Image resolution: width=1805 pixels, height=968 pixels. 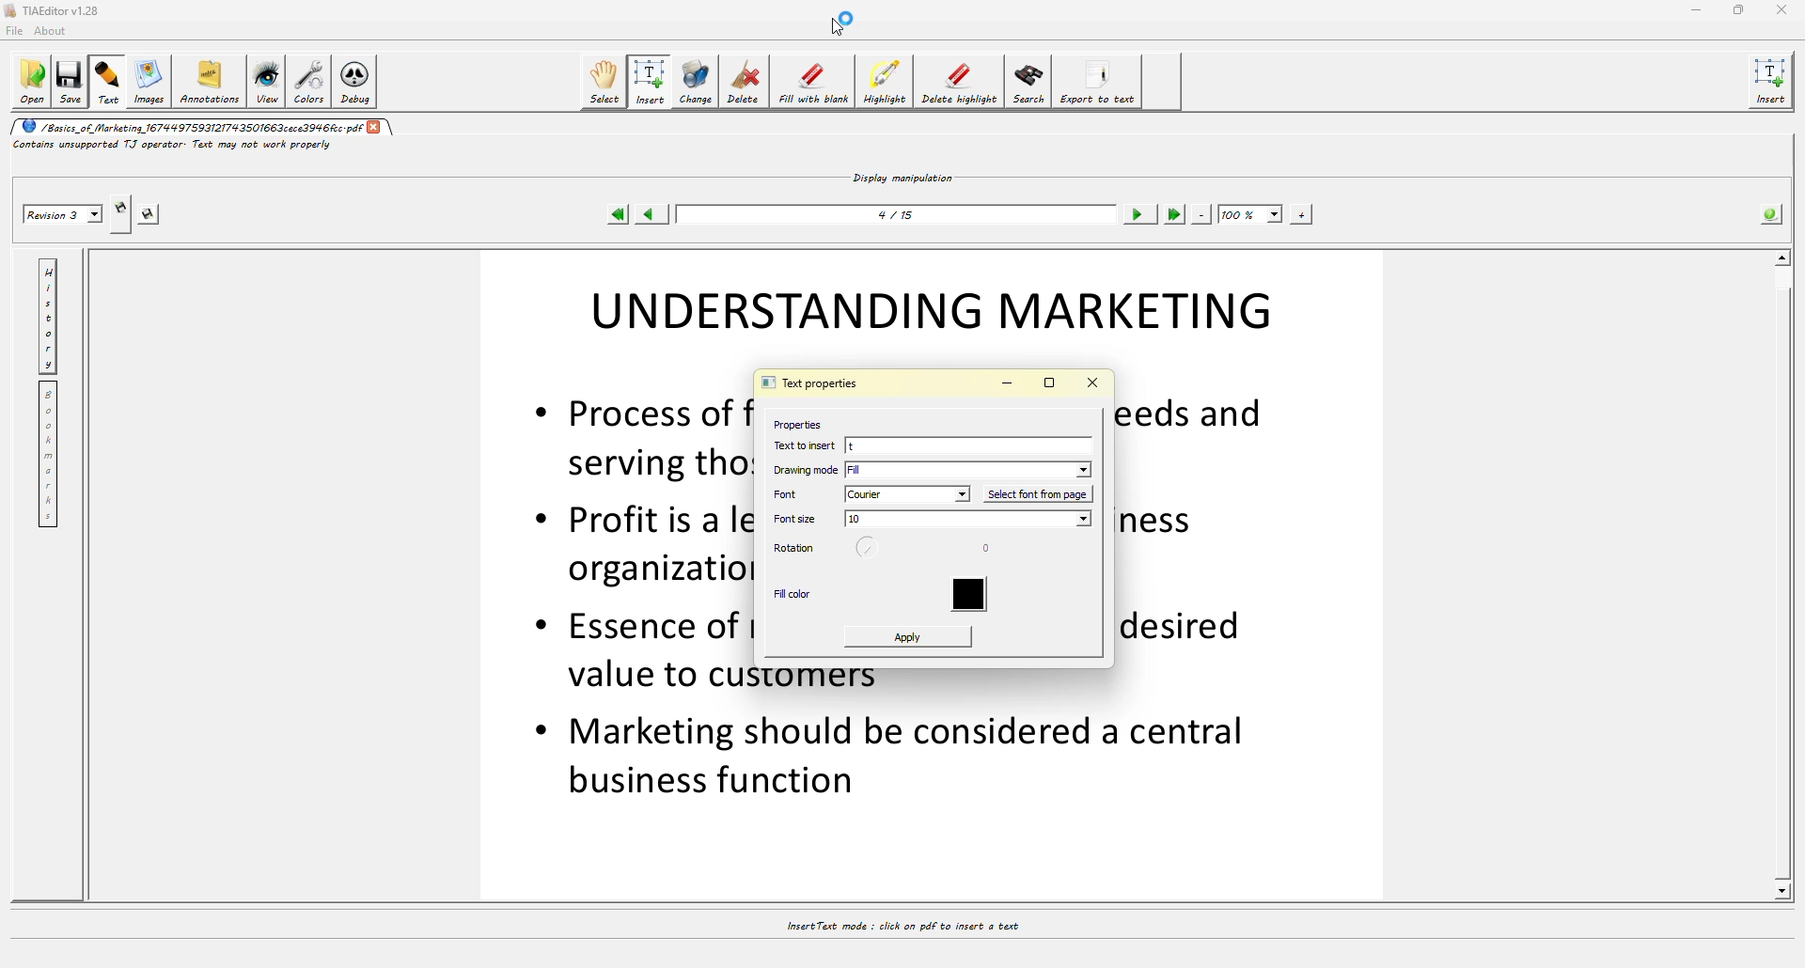 I want to click on font, so click(x=796, y=493).